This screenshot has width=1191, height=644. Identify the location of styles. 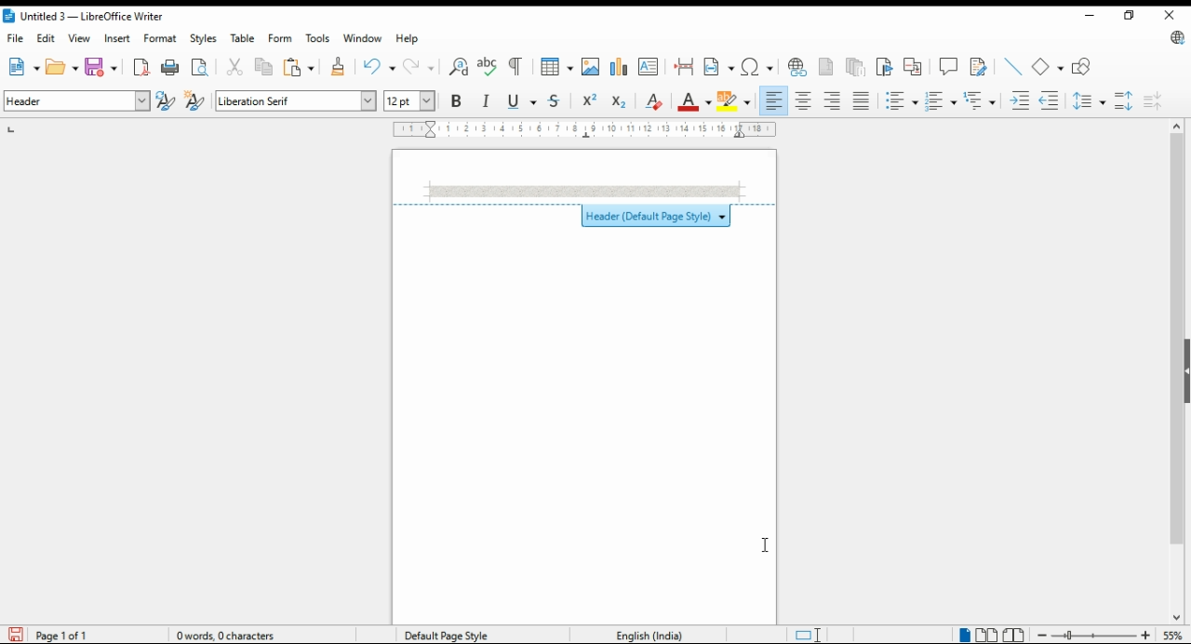
(202, 39).